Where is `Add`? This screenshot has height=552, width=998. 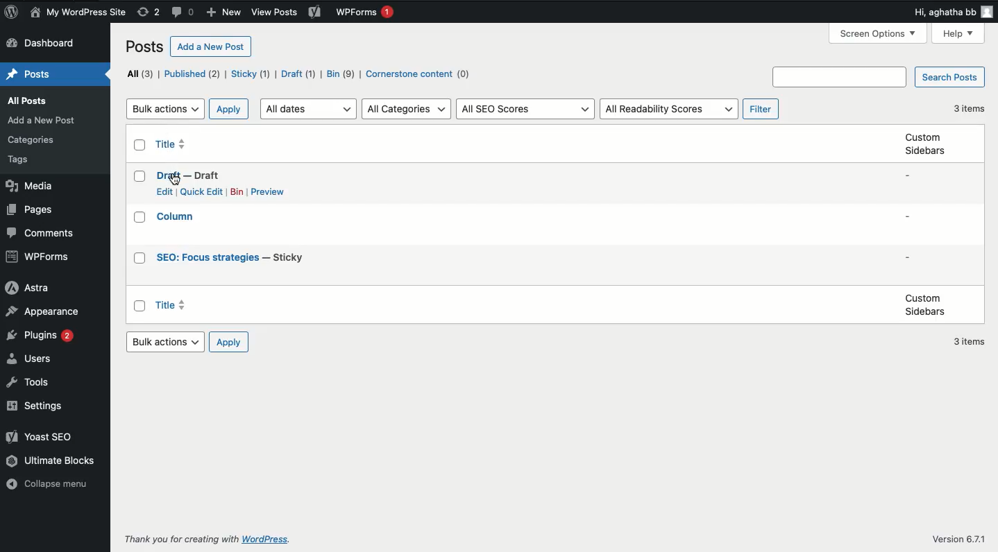
Add is located at coordinates (222, 13).